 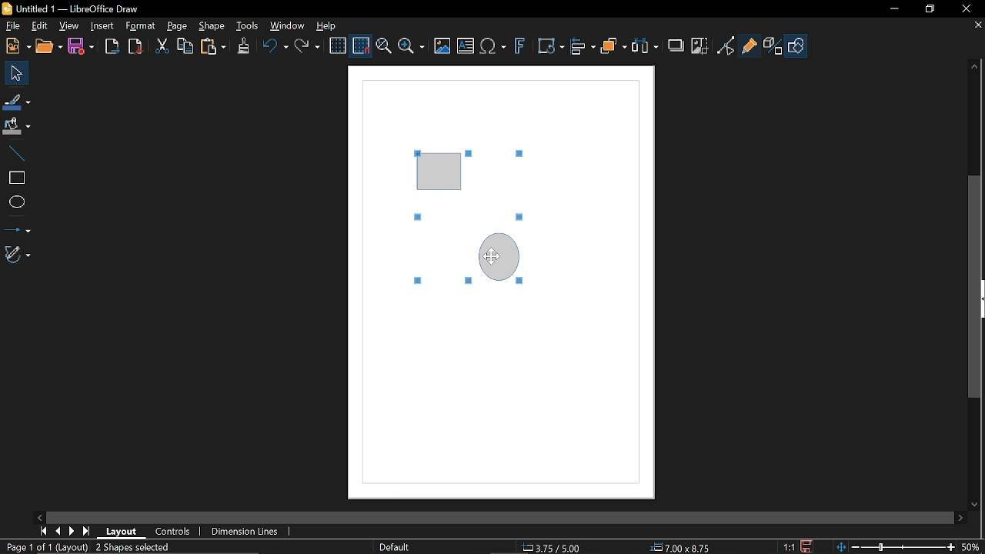 I want to click on Save as pdf, so click(x=135, y=46).